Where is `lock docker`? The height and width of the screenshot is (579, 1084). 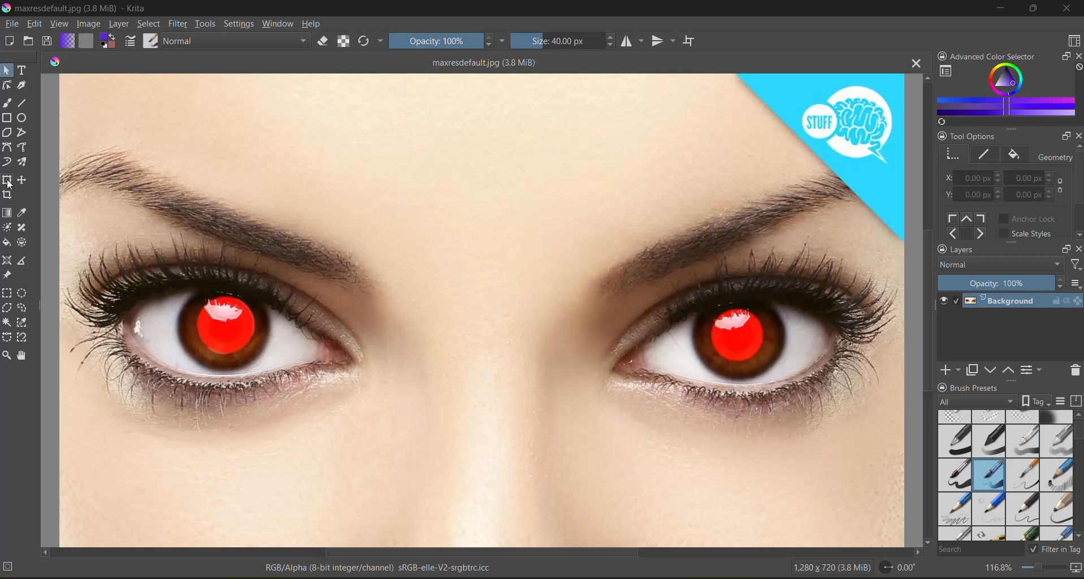
lock docker is located at coordinates (943, 387).